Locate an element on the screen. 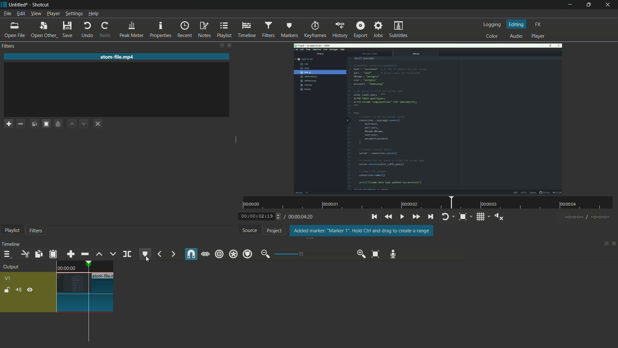  zoom out is located at coordinates (264, 255).